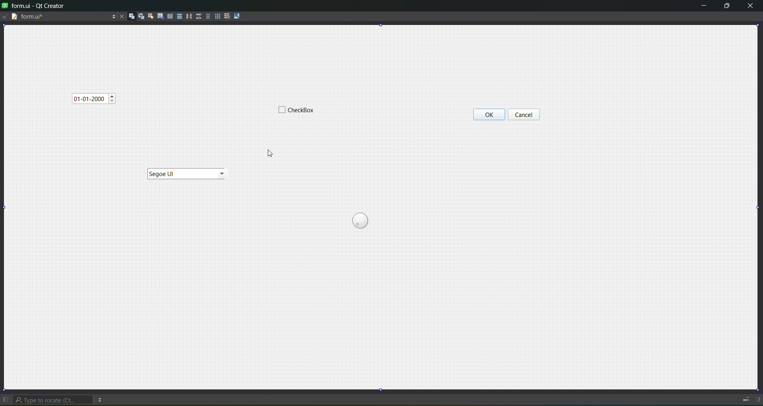 This screenshot has height=406, width=763. Describe the element at coordinates (300, 109) in the screenshot. I see `Widget` at that location.